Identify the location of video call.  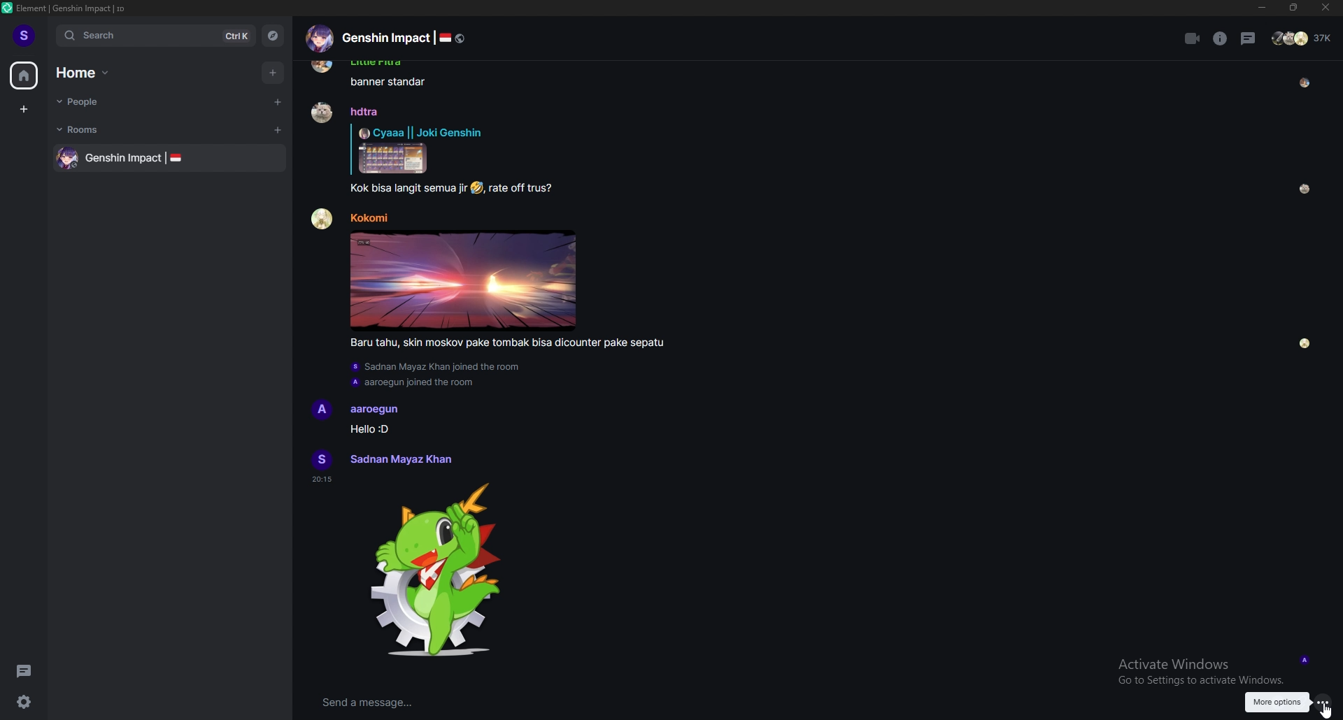
(1193, 38).